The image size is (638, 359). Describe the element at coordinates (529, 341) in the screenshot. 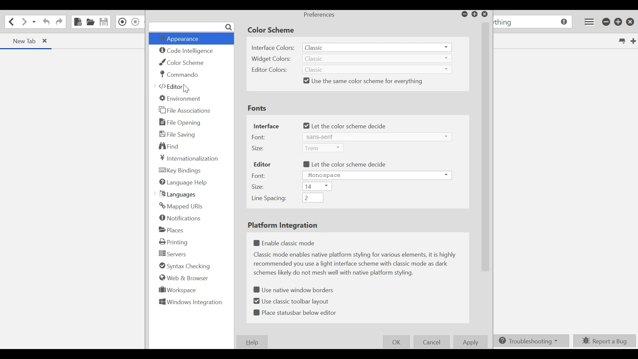

I see `Troubleshooting` at that location.